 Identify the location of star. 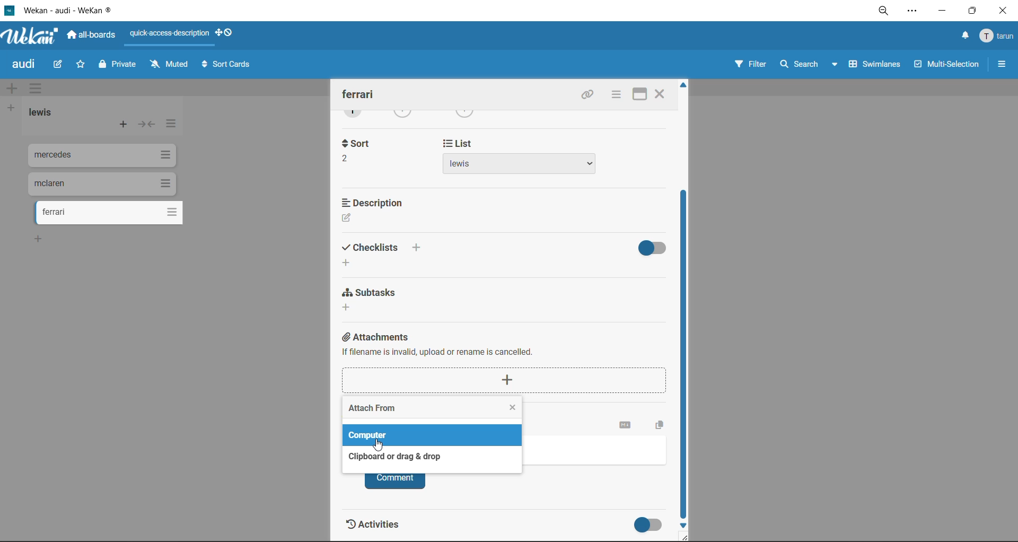
(80, 65).